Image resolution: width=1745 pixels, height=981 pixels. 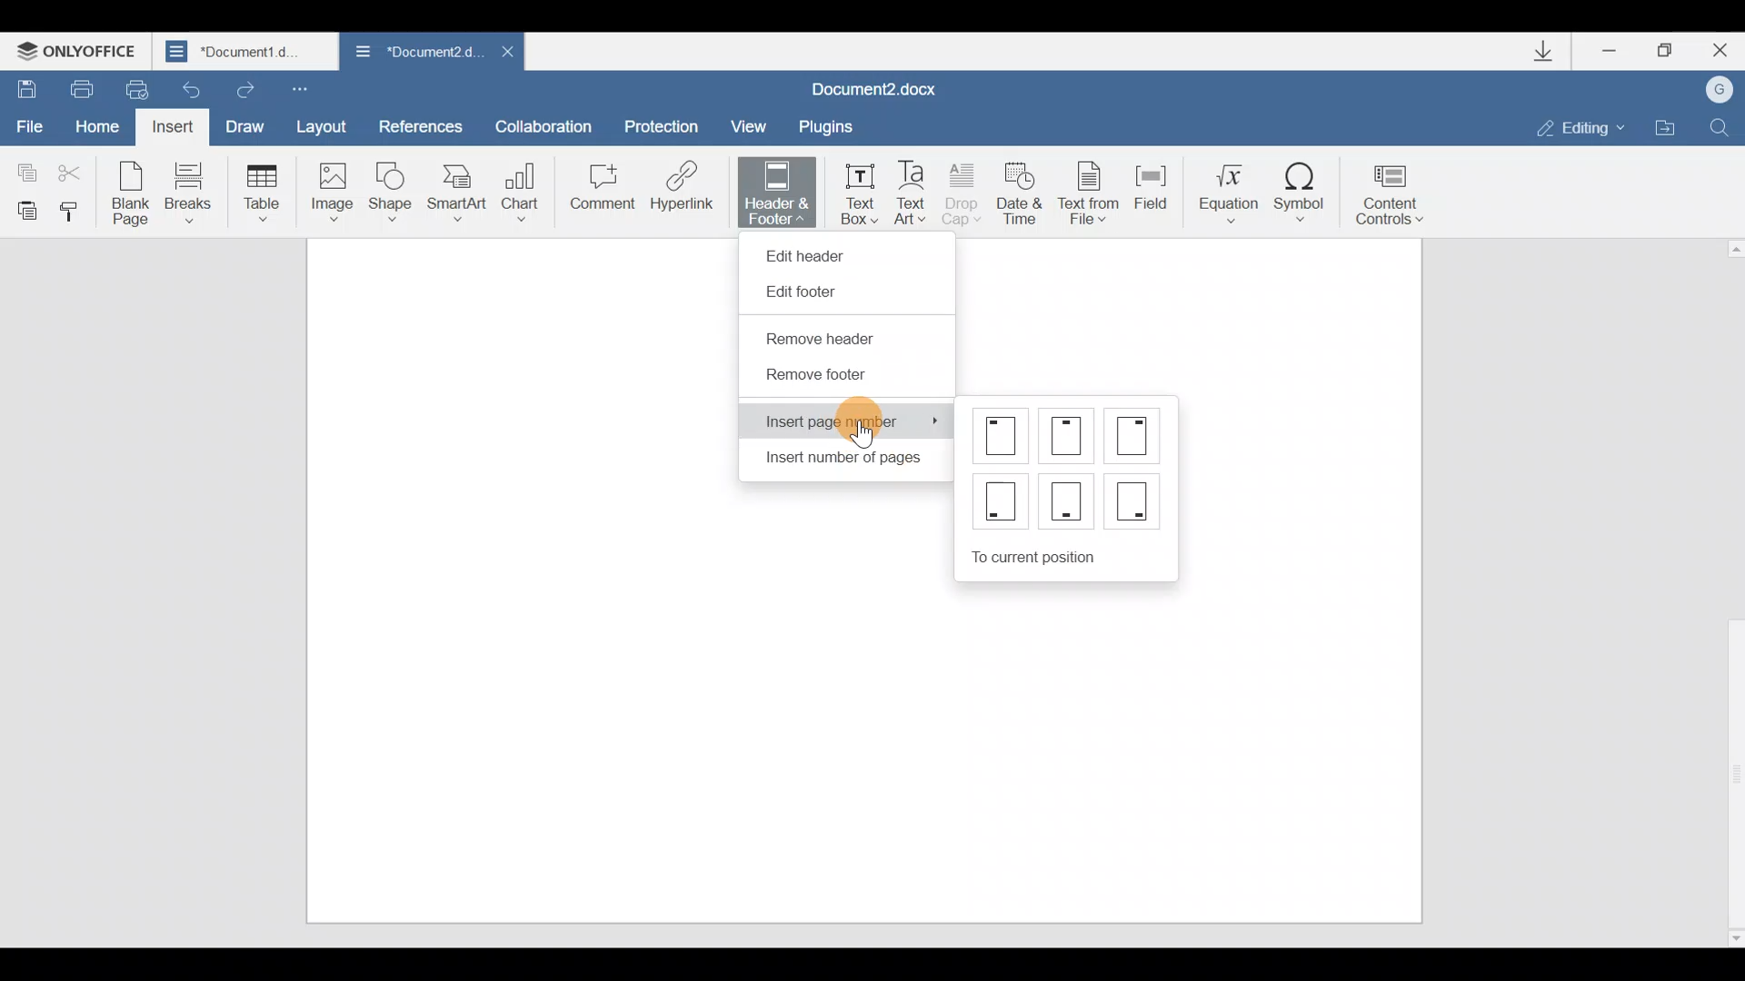 I want to click on Minimize, so click(x=1604, y=53).